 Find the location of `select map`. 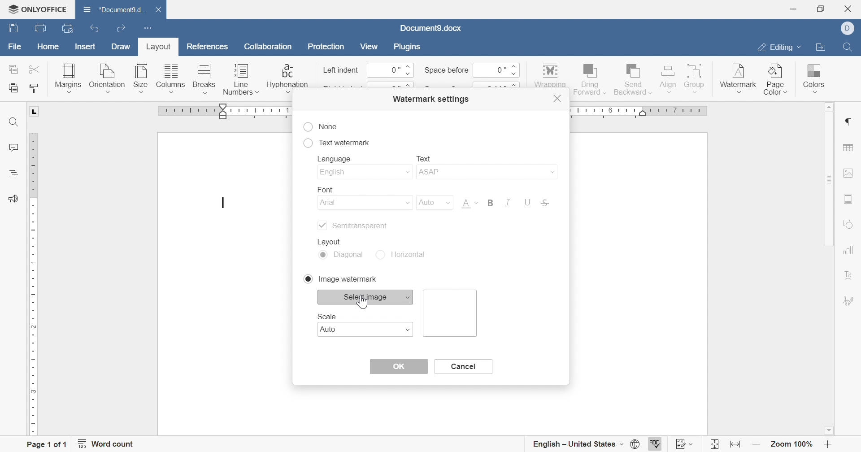

select map is located at coordinates (366, 296).